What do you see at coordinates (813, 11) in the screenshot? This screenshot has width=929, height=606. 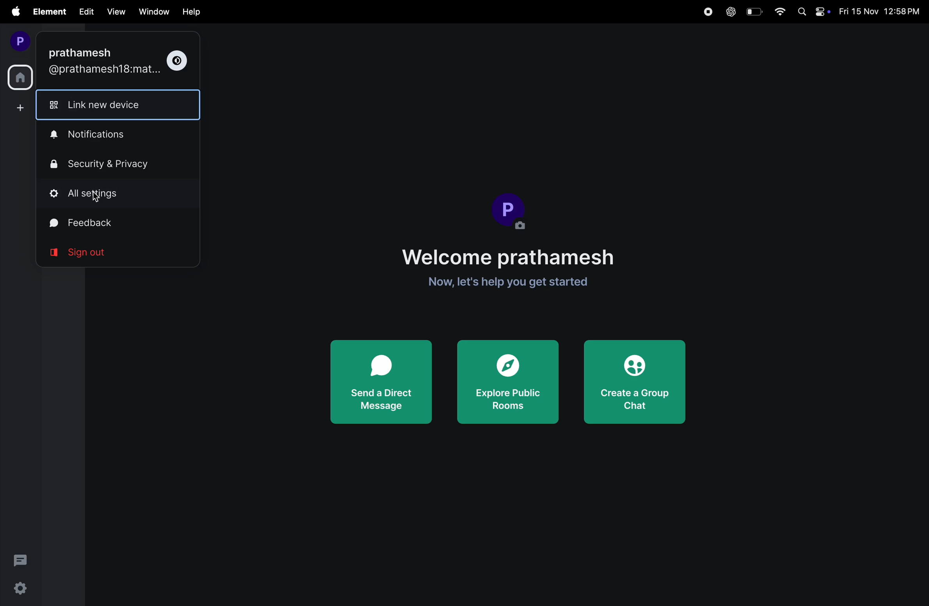 I see `apple widgets` at bounding box center [813, 11].